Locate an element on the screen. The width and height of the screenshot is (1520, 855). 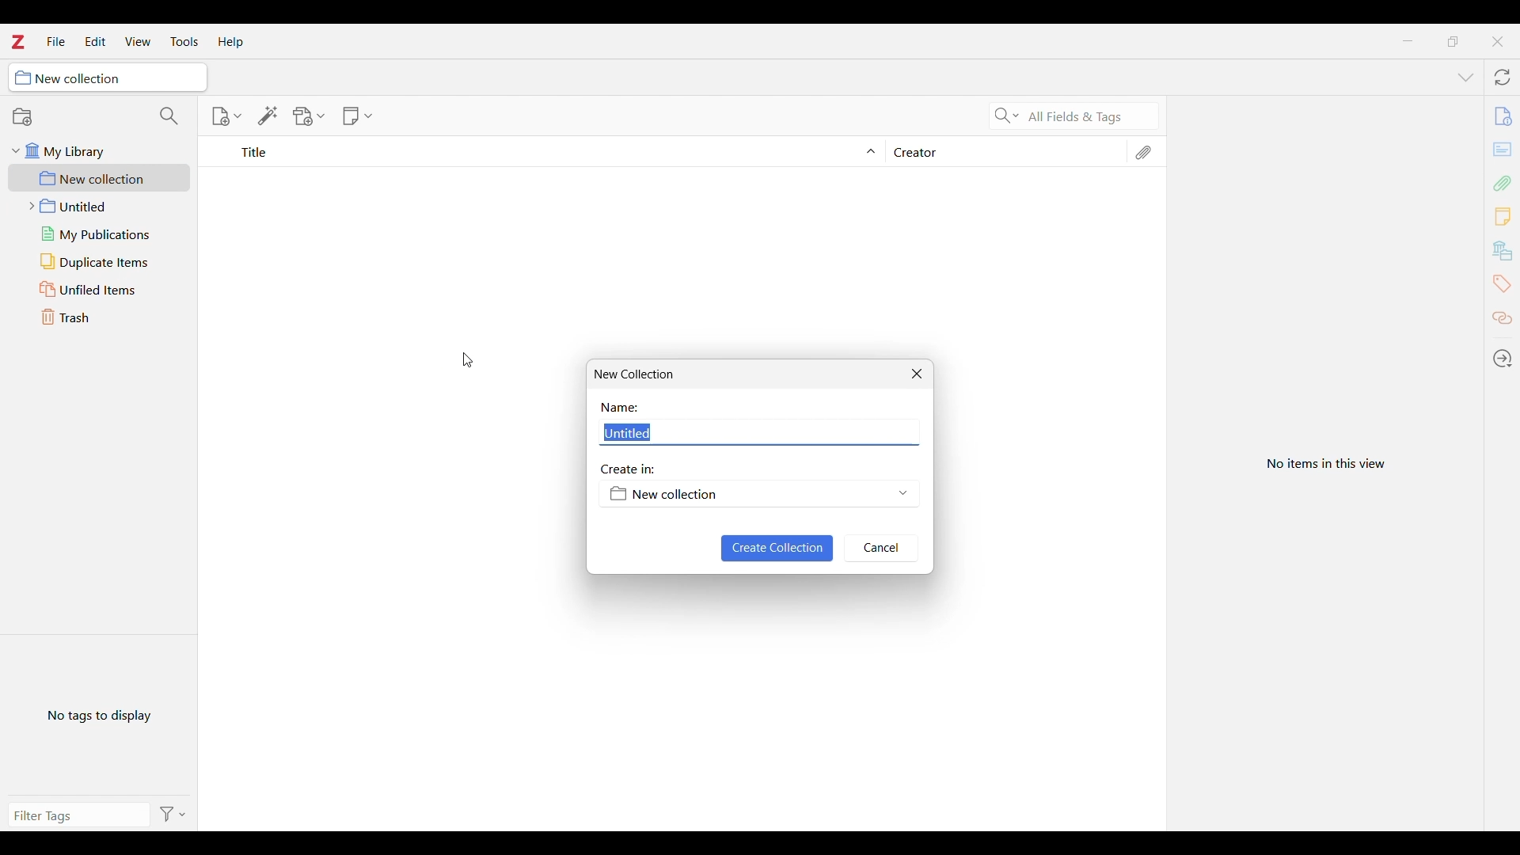
No tags to display  is located at coordinates (101, 716).